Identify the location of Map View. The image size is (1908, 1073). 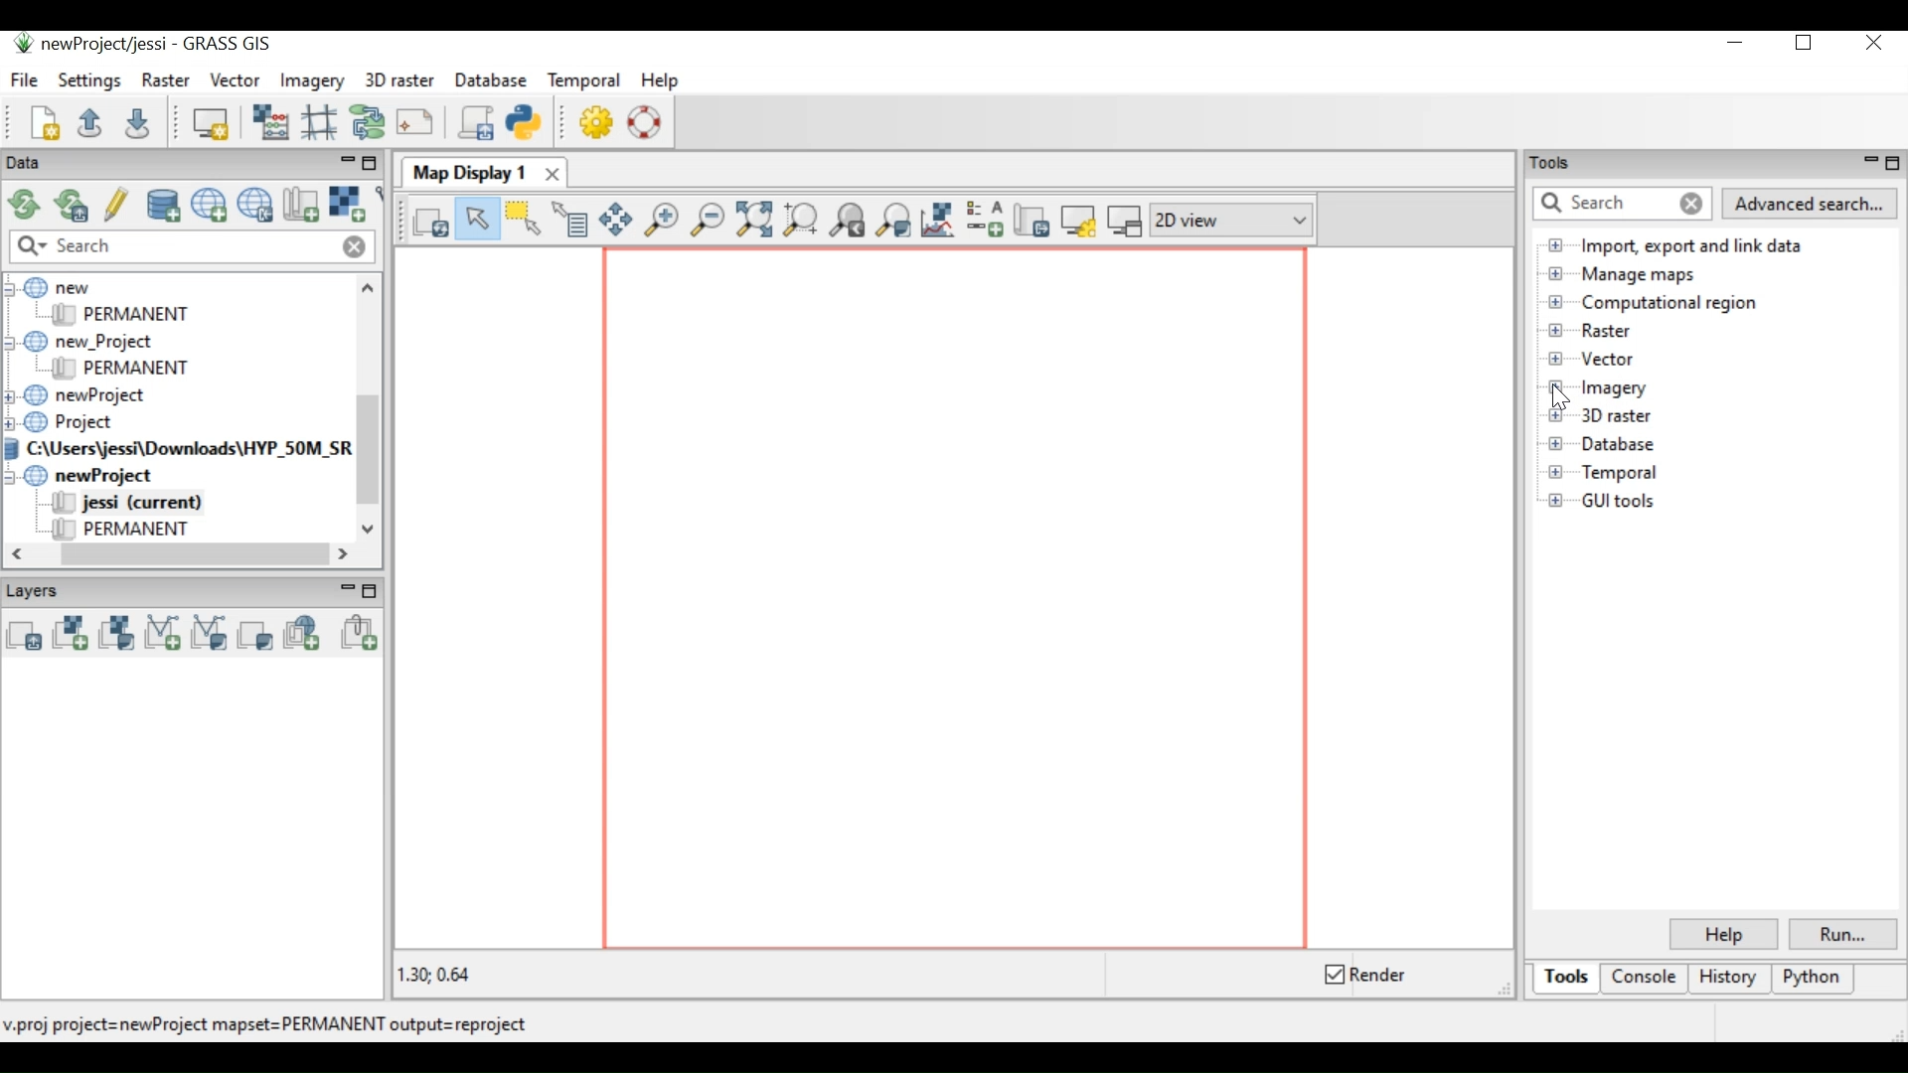
(954, 597).